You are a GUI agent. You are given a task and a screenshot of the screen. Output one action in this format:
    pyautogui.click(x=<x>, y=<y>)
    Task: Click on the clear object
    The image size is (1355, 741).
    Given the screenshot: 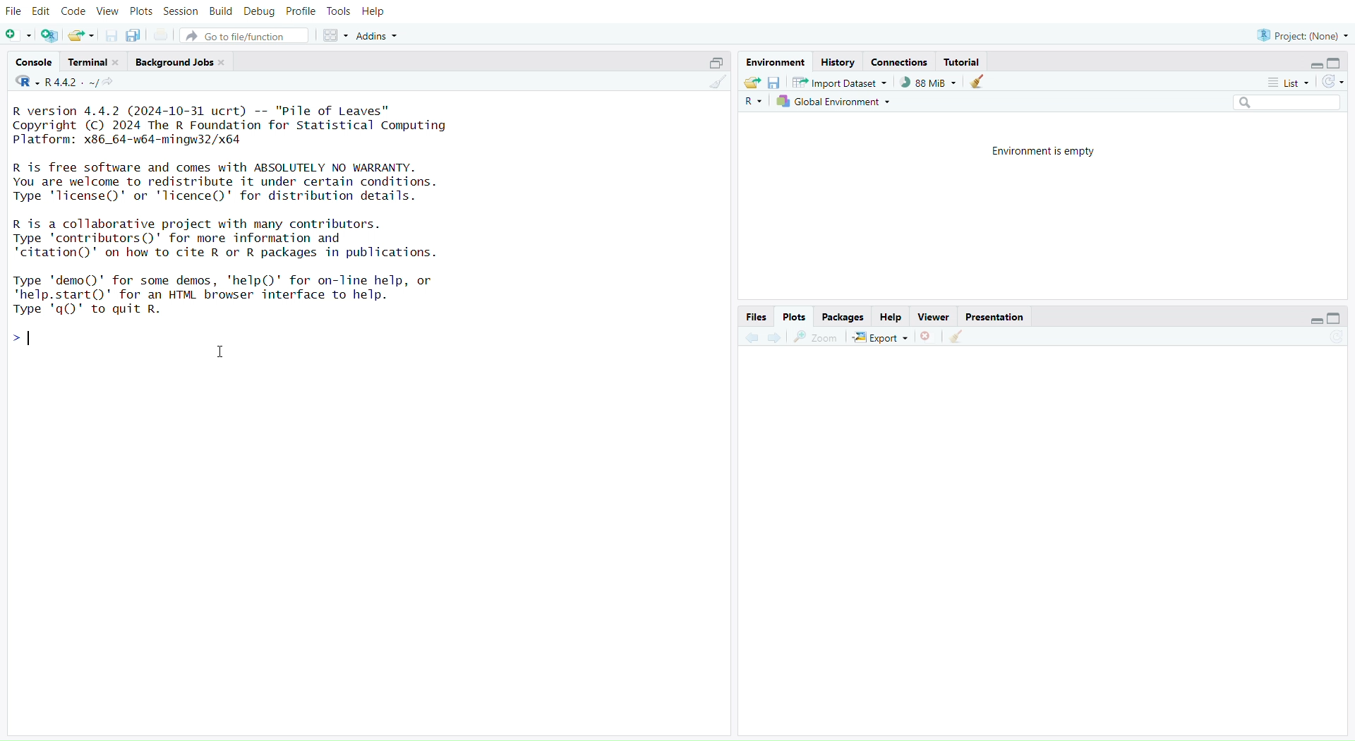 What is the action you would take?
    pyautogui.click(x=977, y=83)
    